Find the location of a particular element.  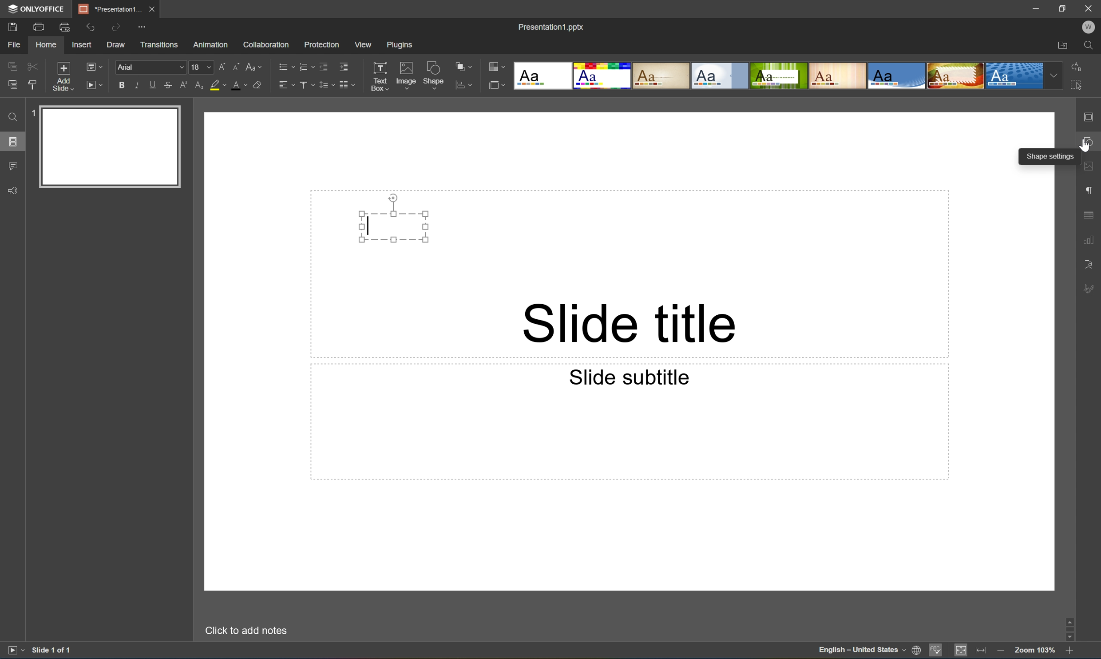

Minimize is located at coordinates (1039, 8).